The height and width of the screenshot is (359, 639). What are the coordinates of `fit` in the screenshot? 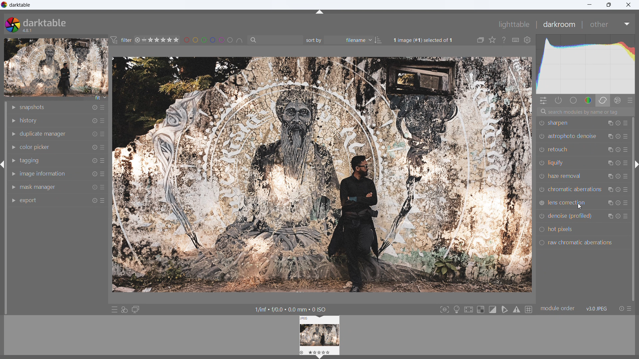 It's located at (100, 98).